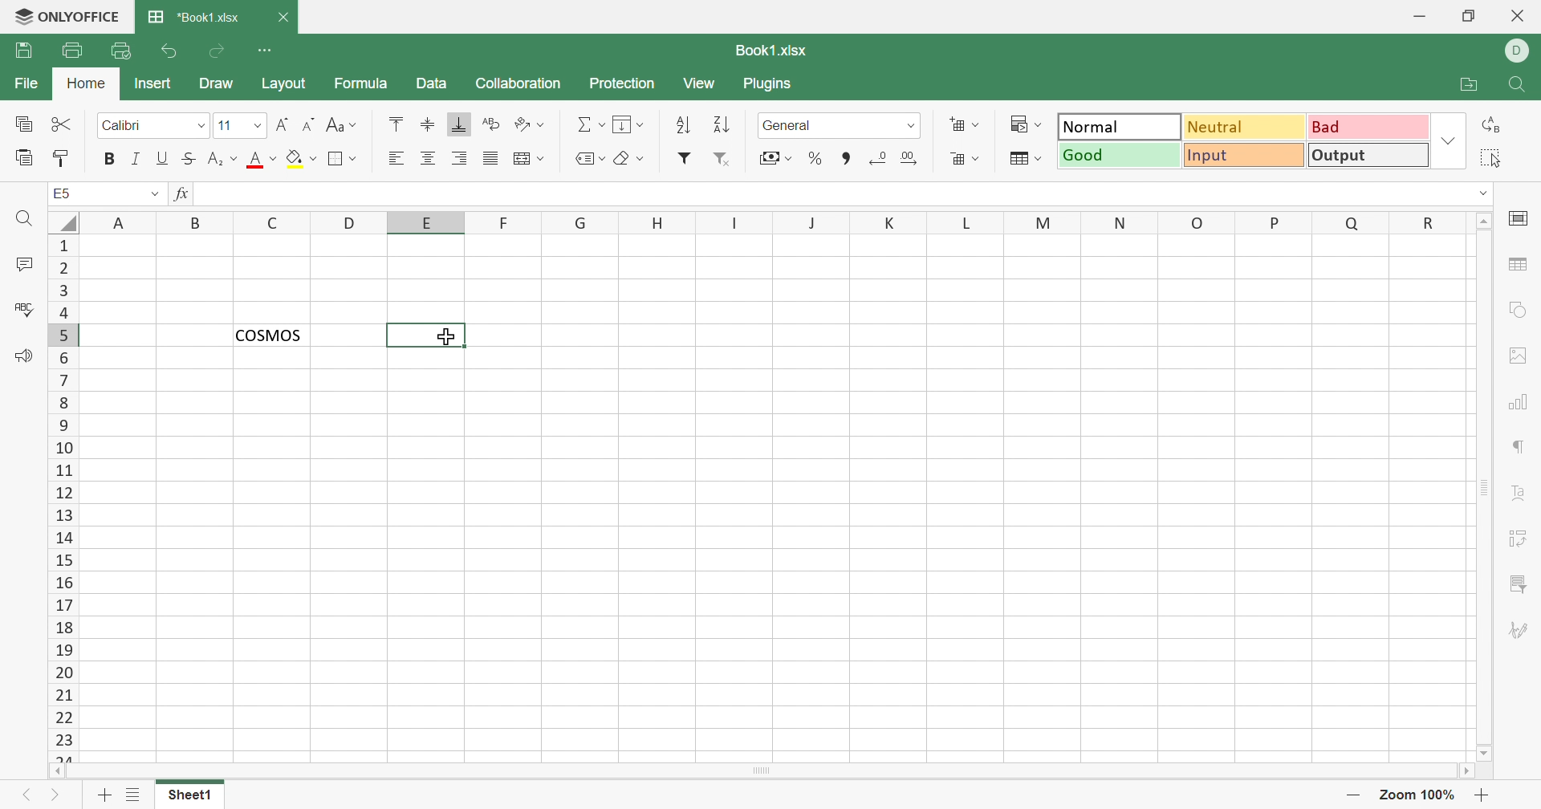 The image size is (1541, 809). What do you see at coordinates (73, 50) in the screenshot?
I see `Print file` at bounding box center [73, 50].